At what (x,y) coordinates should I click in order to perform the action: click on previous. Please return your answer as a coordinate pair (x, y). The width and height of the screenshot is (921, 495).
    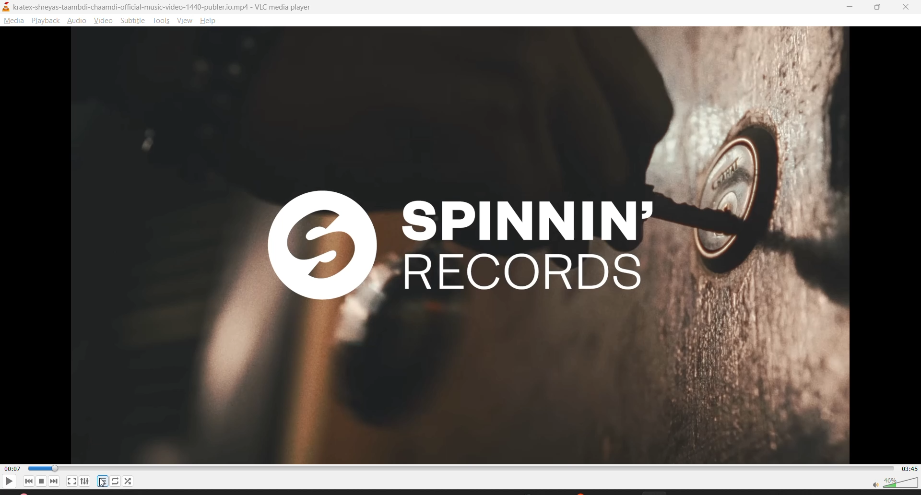
    Looking at the image, I should click on (26, 481).